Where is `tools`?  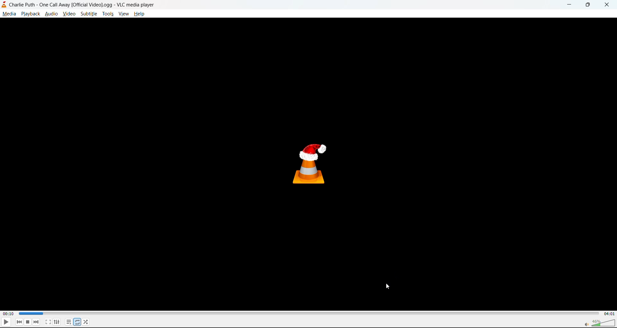
tools is located at coordinates (108, 13).